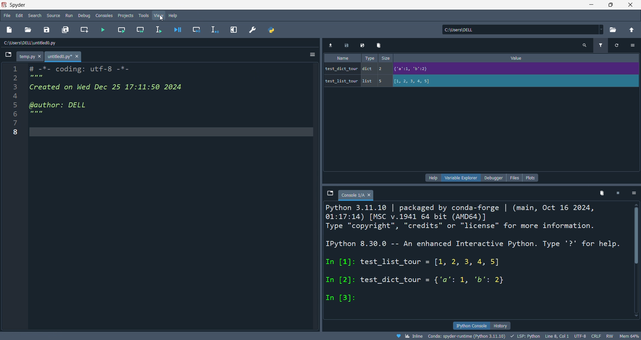  Describe the element at coordinates (356, 195) in the screenshot. I see `tab` at that location.